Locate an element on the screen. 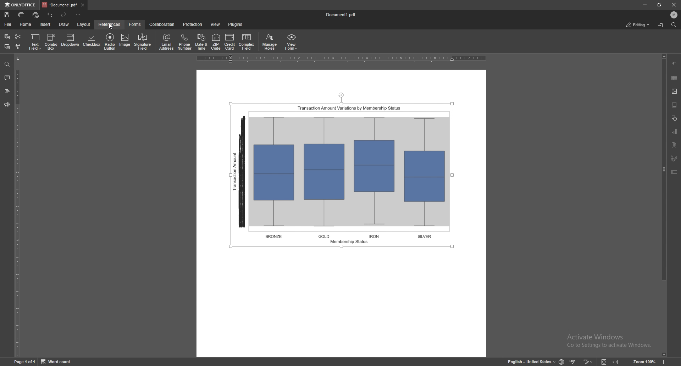  customize toolbar is located at coordinates (78, 15).